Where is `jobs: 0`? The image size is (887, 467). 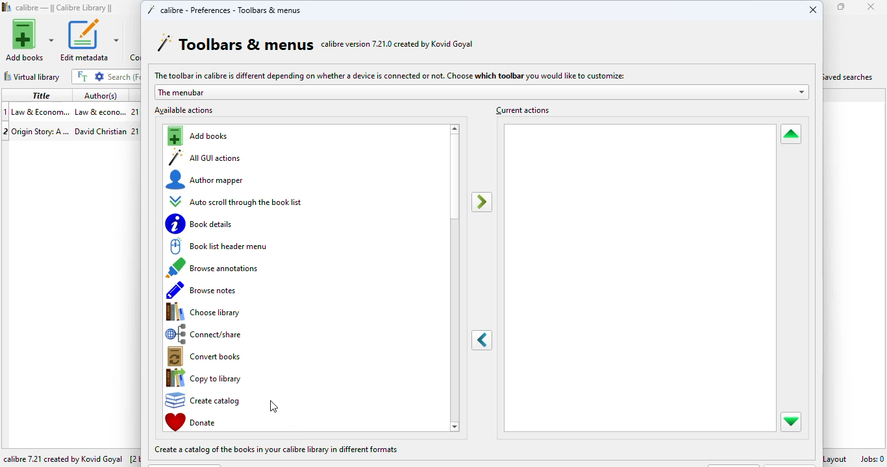 jobs: 0 is located at coordinates (872, 459).